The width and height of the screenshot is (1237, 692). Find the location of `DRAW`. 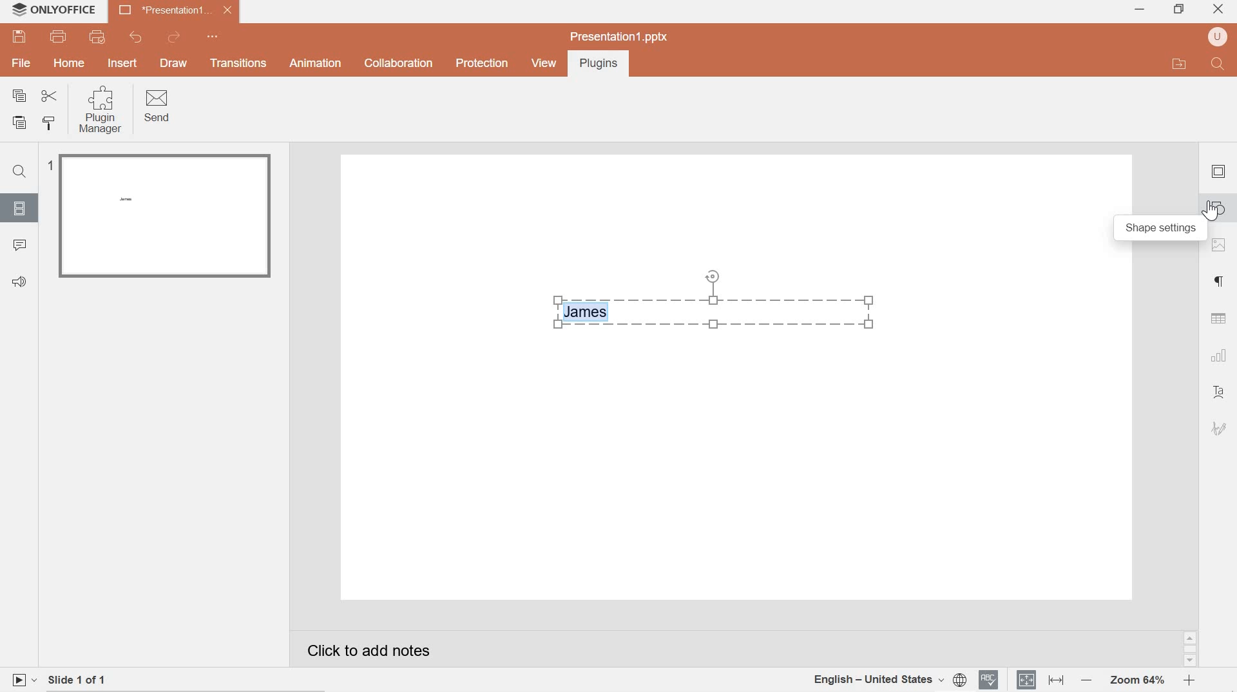

DRAW is located at coordinates (176, 64).